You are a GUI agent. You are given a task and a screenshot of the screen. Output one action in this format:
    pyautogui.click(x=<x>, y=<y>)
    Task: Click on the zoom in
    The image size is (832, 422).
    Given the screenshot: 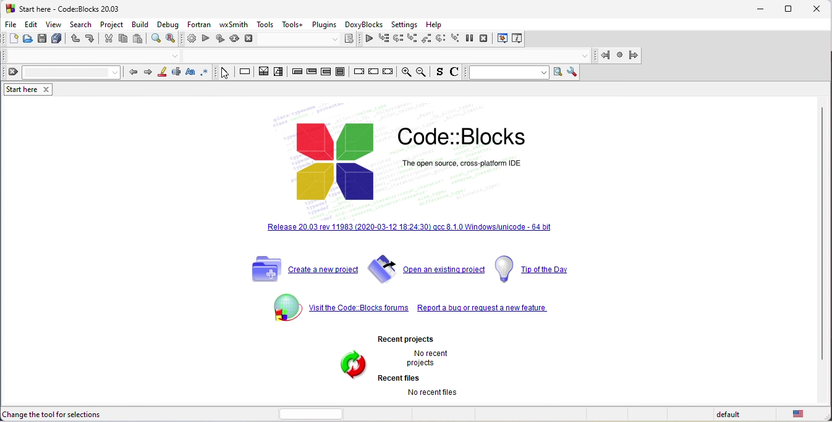 What is the action you would take?
    pyautogui.click(x=404, y=73)
    